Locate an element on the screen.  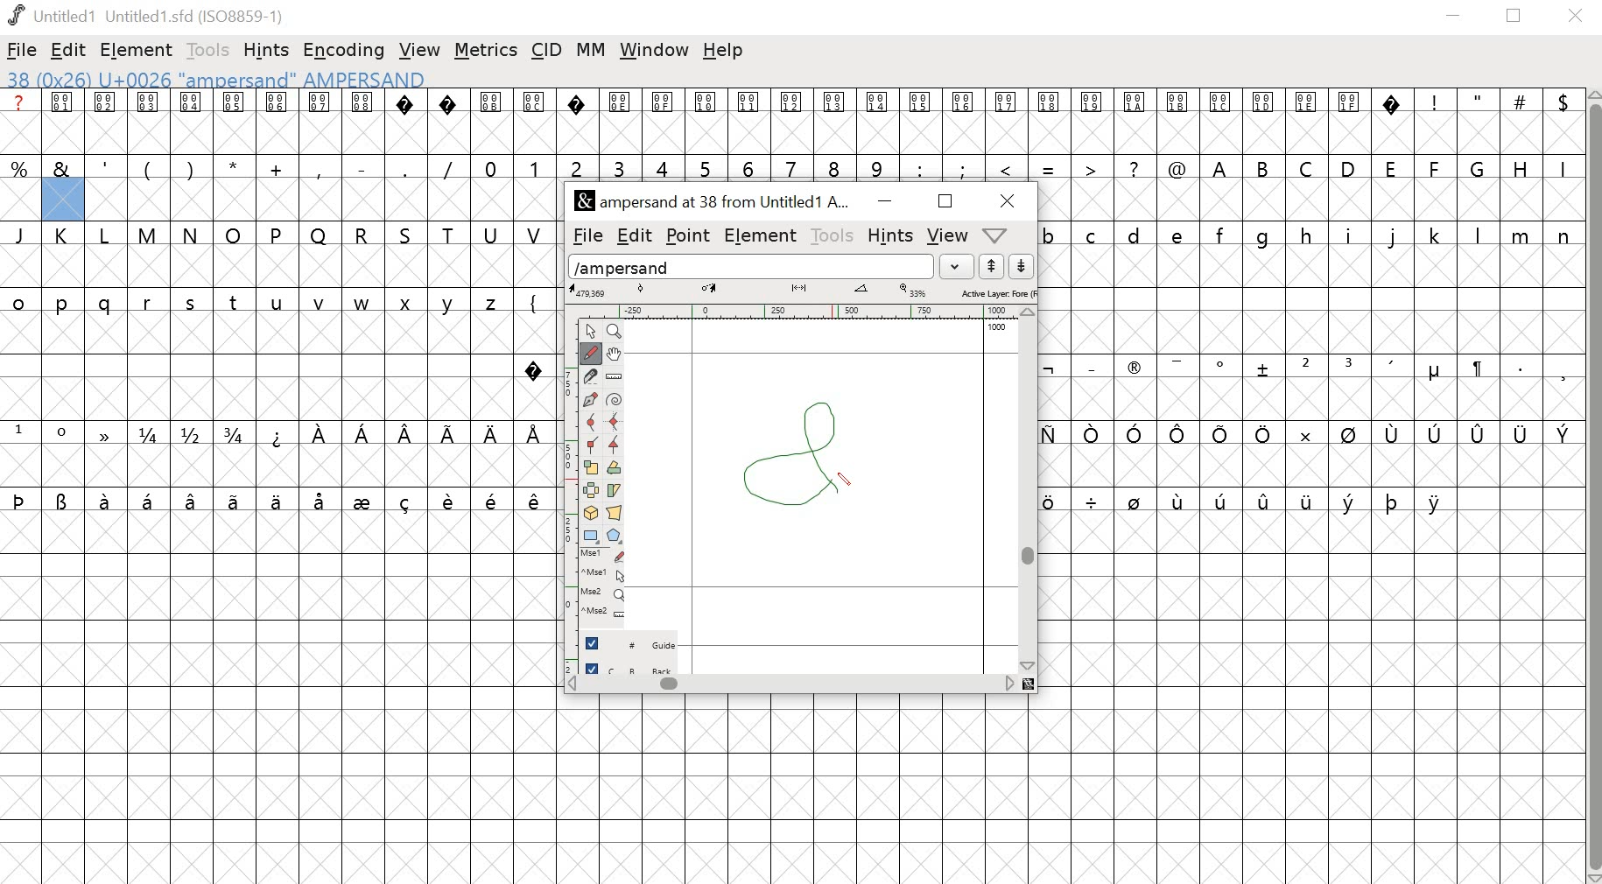
symbol is located at coordinates (1057, 500).